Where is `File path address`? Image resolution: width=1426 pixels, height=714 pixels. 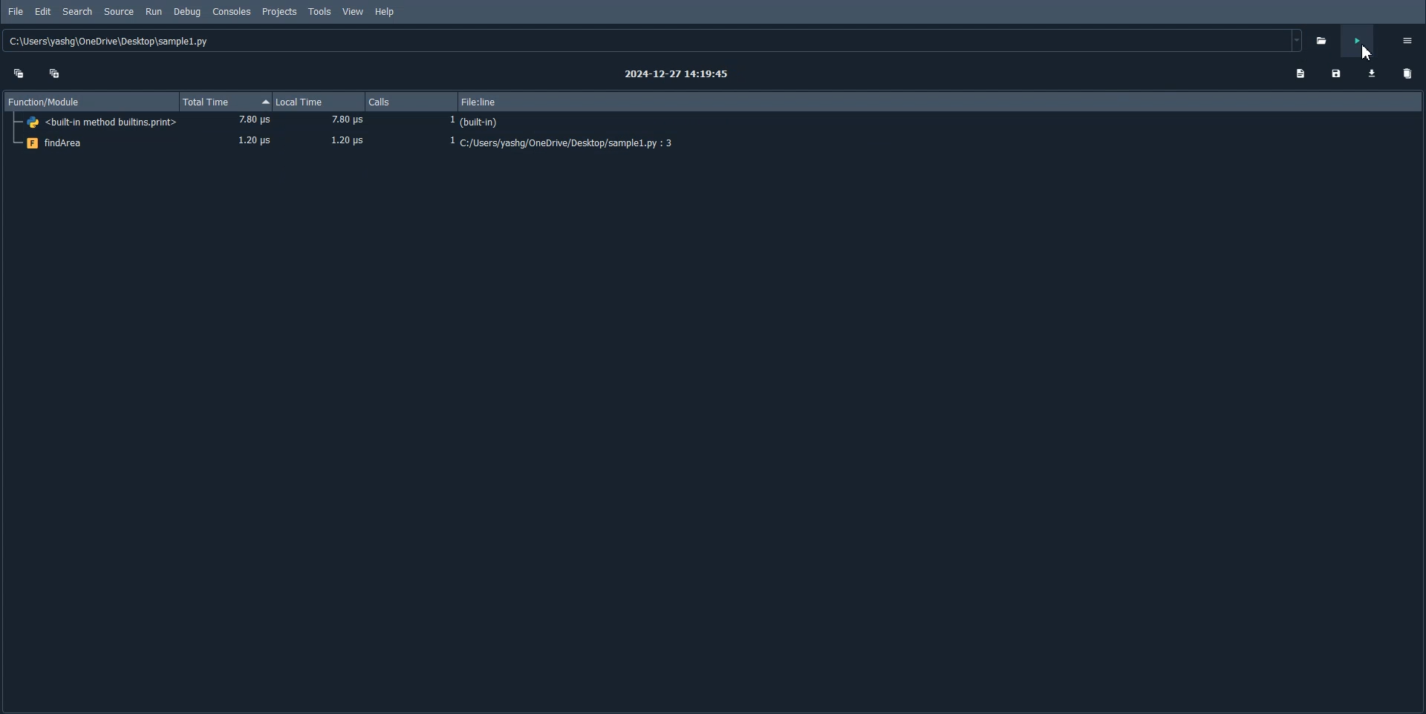
File path address is located at coordinates (655, 41).